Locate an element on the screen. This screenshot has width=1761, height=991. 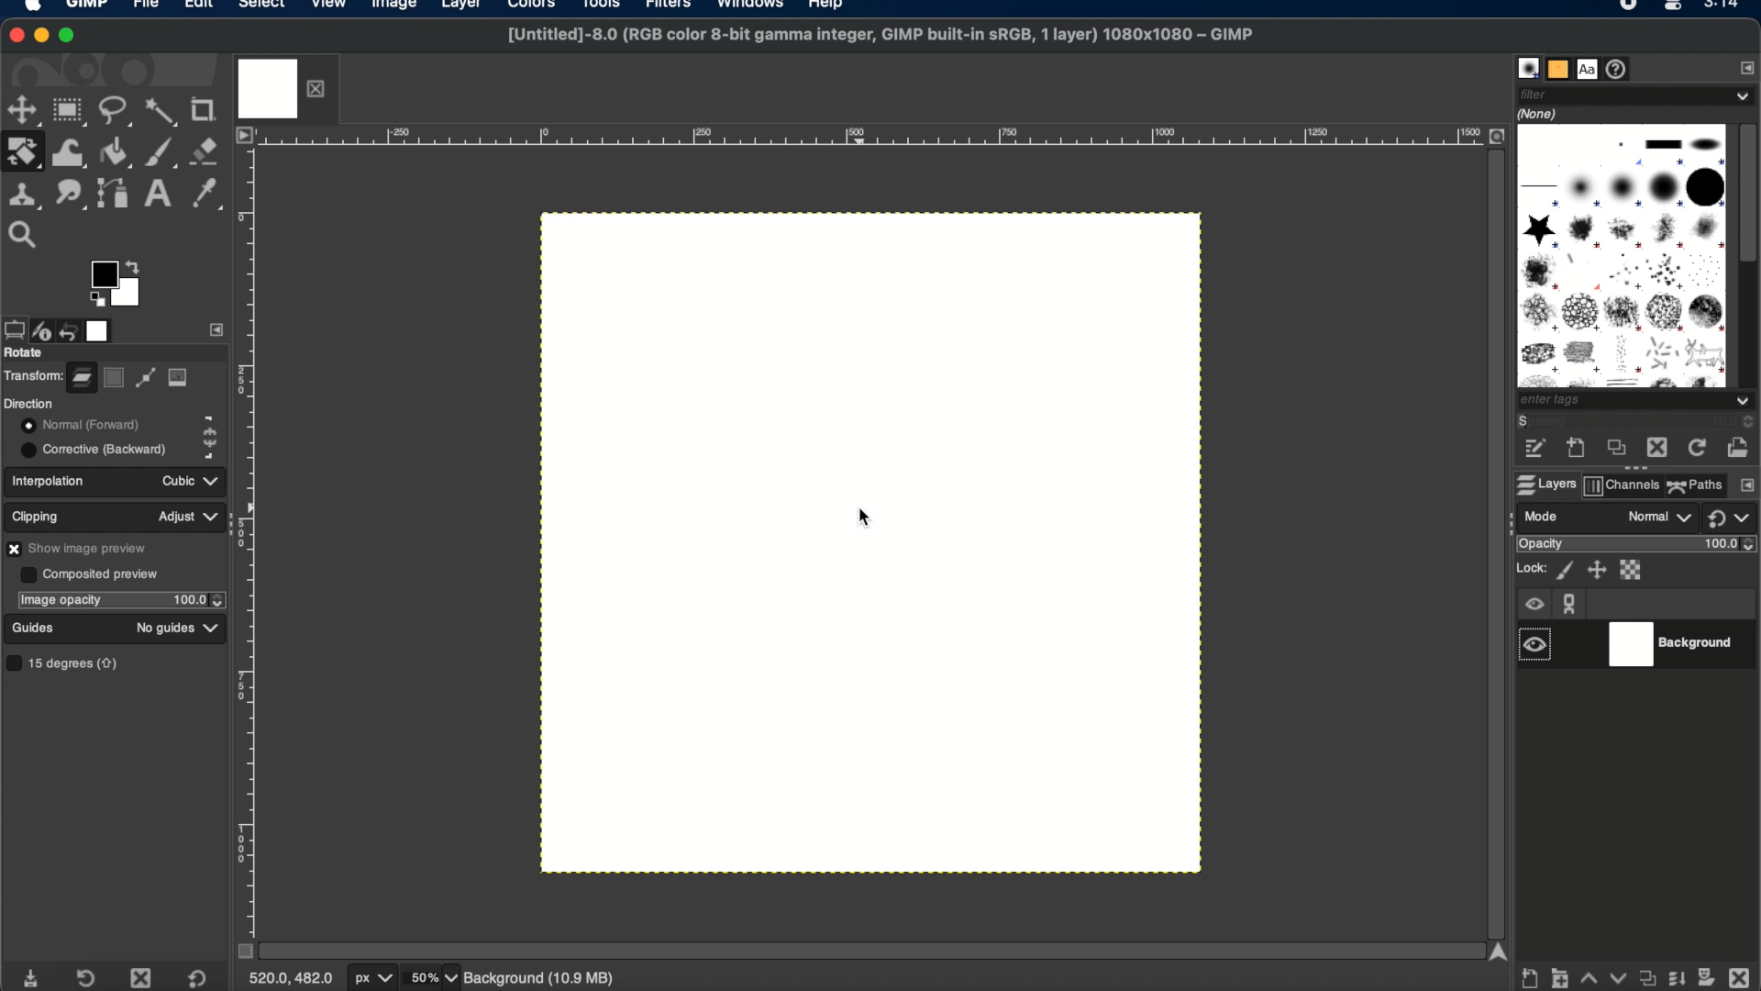
access image menu is located at coordinates (244, 136).